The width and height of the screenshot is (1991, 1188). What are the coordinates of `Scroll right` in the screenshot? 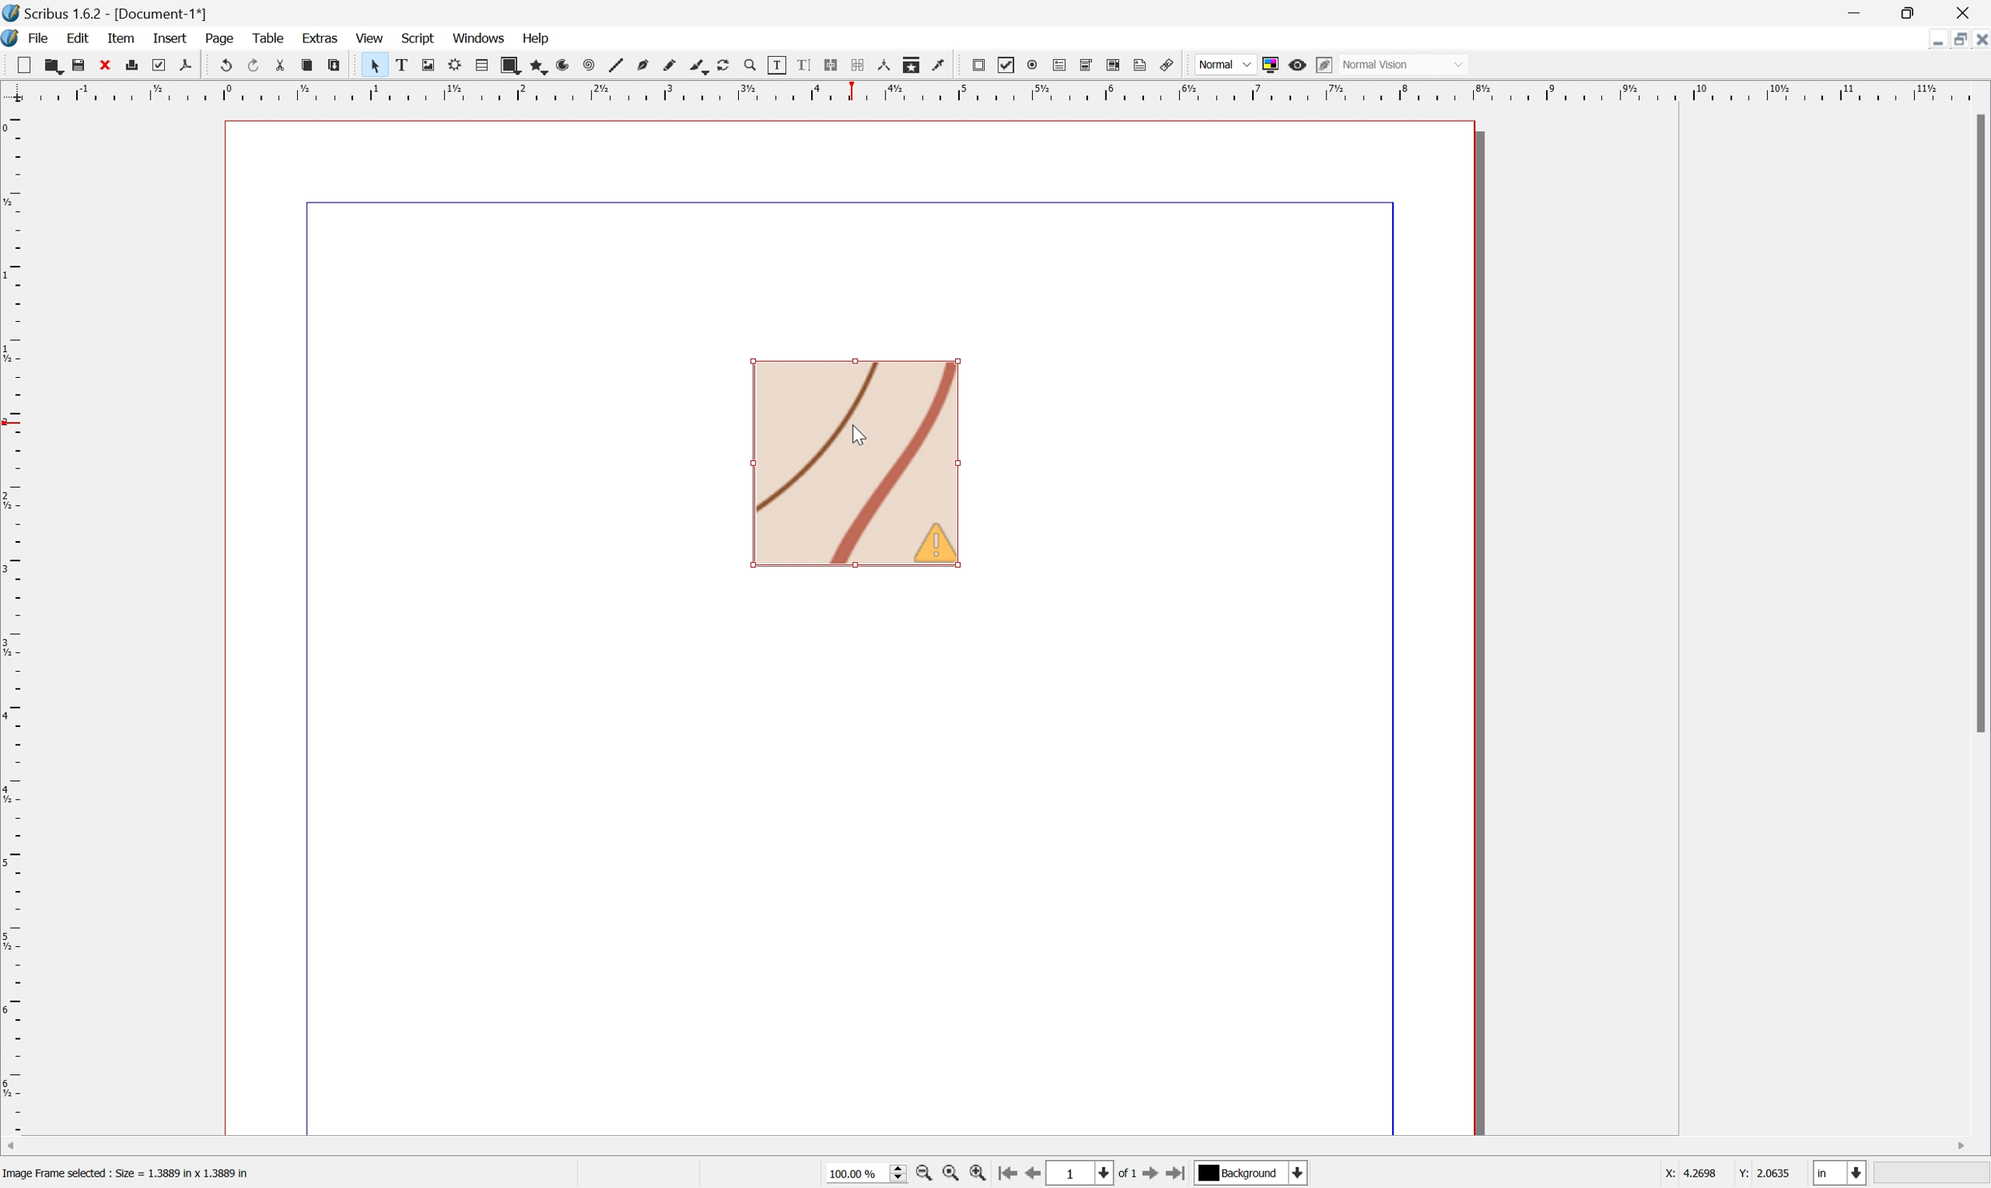 It's located at (1958, 1143).